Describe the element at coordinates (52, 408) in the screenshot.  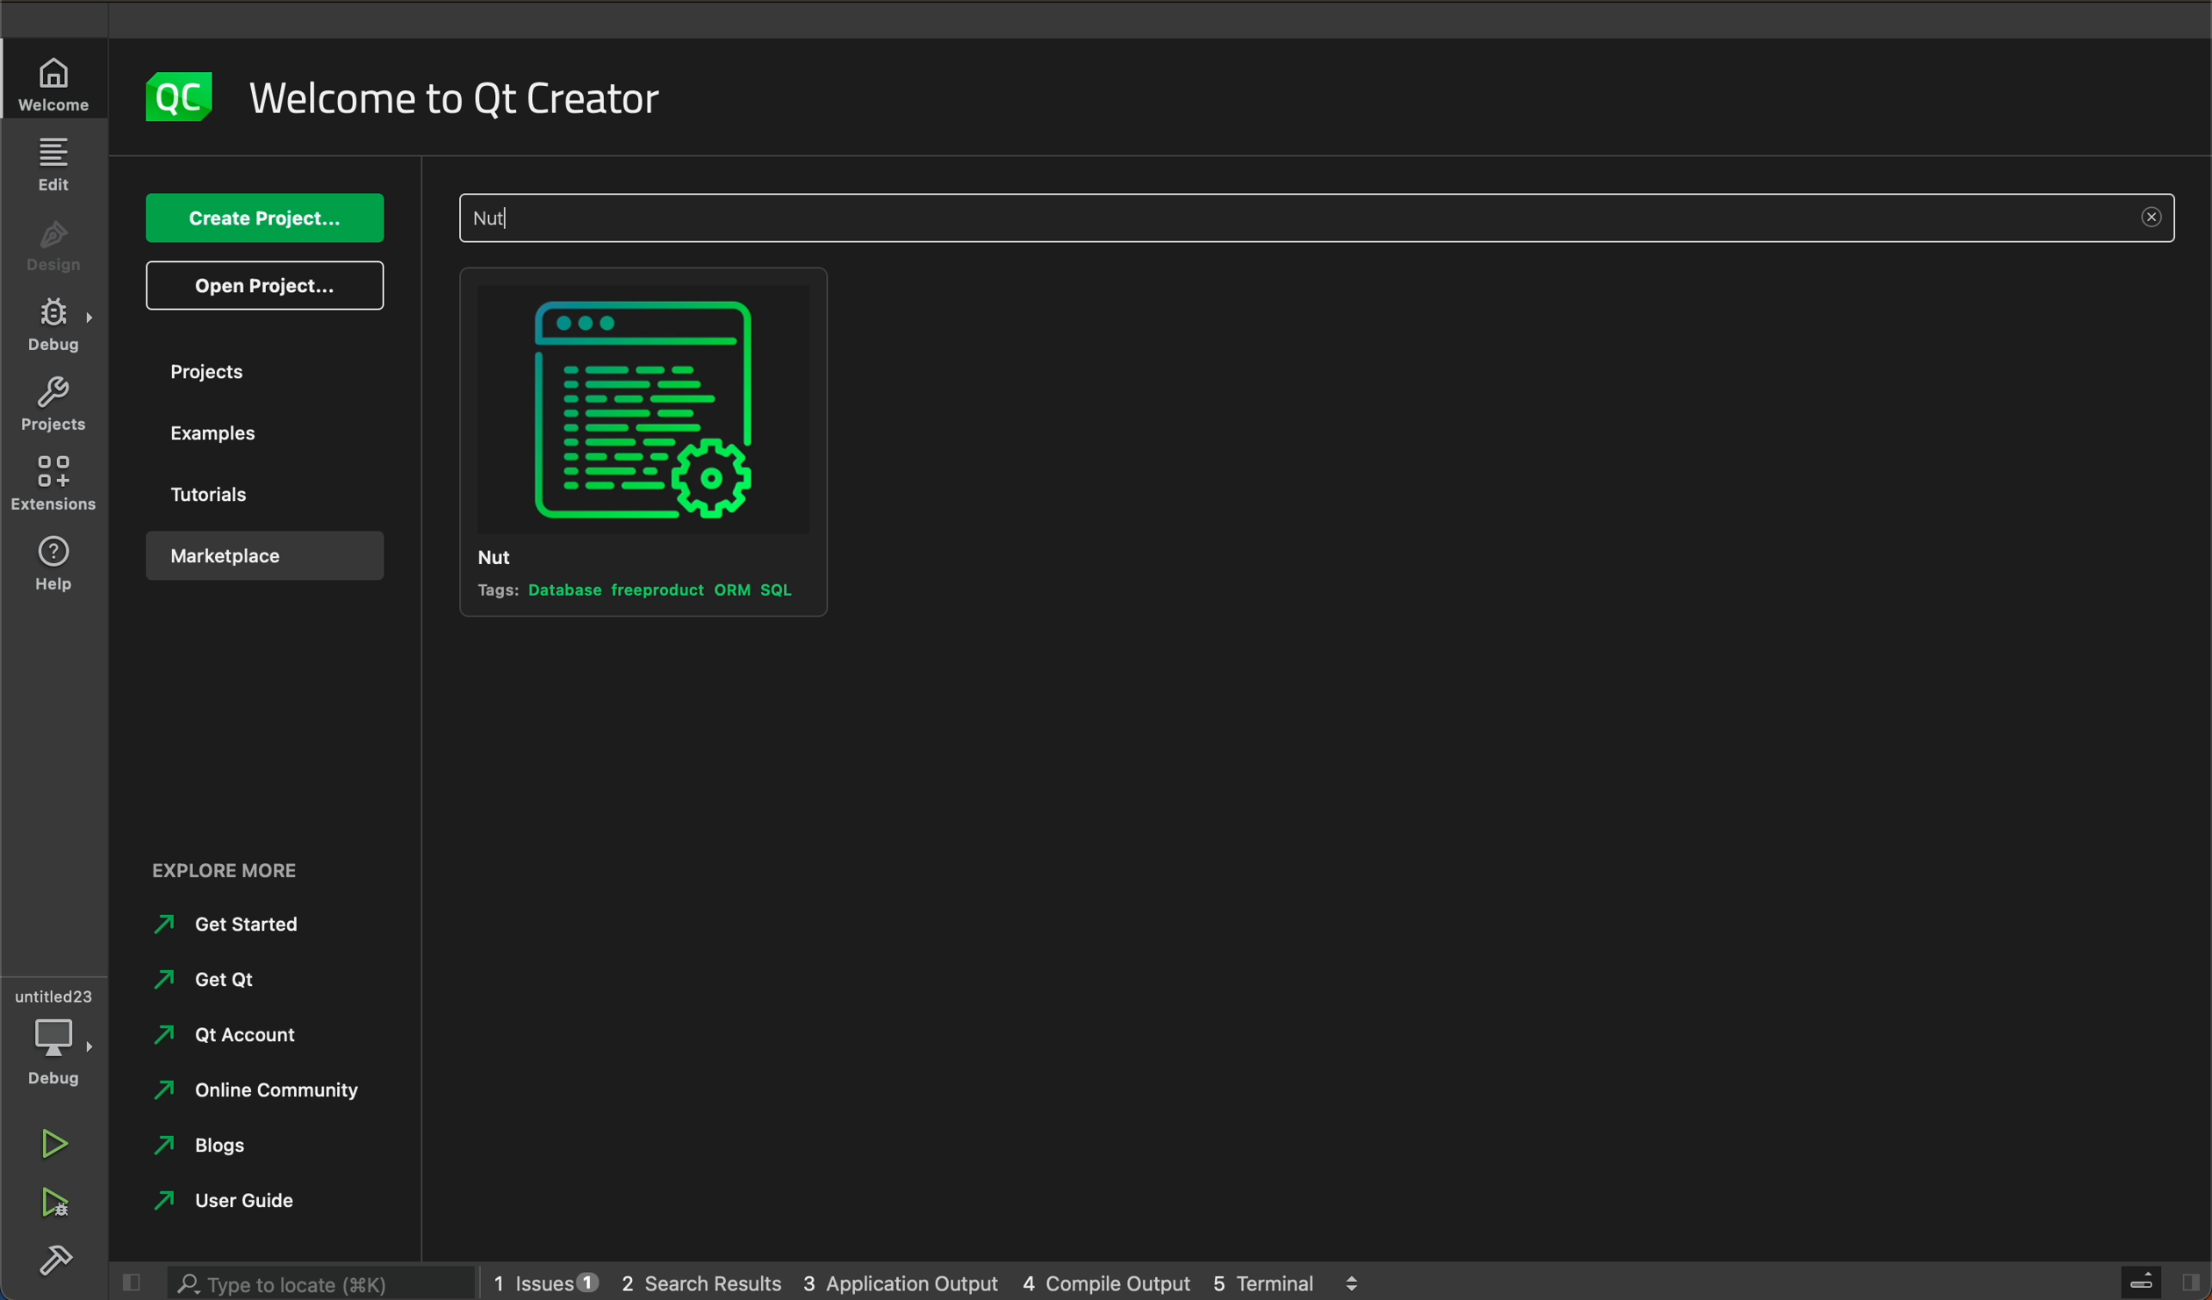
I see `projects` at that location.